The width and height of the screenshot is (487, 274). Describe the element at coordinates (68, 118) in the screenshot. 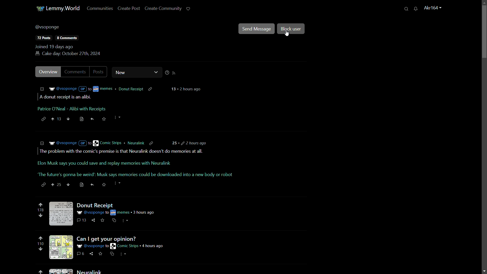

I see `down` at that location.